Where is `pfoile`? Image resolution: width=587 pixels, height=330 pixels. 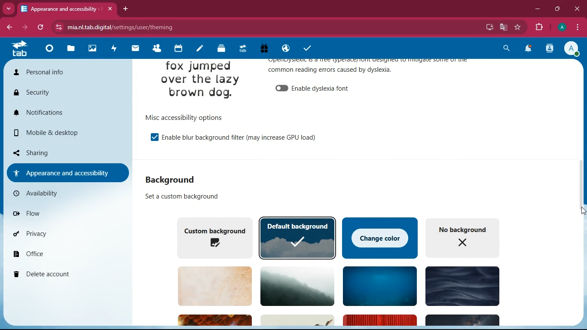 pfoile is located at coordinates (561, 27).